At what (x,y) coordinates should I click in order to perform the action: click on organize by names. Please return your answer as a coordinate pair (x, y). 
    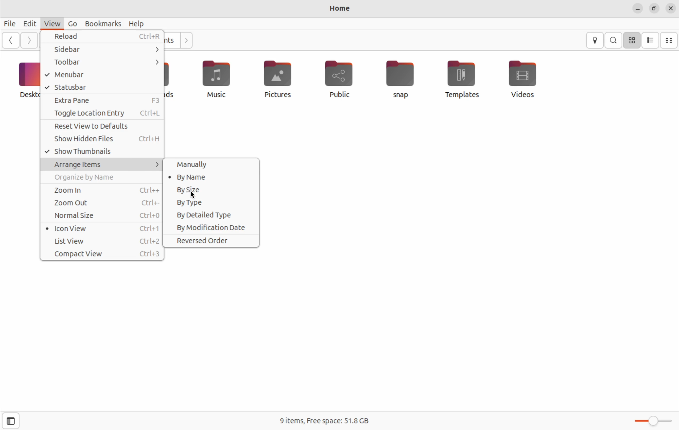
    Looking at the image, I should click on (103, 179).